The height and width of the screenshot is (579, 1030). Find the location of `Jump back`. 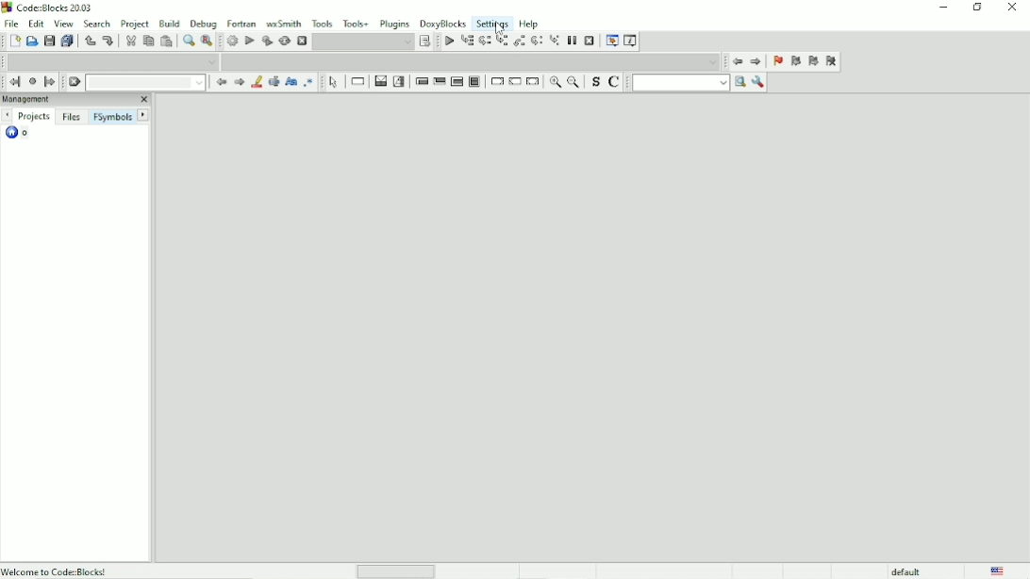

Jump back is located at coordinates (14, 81).